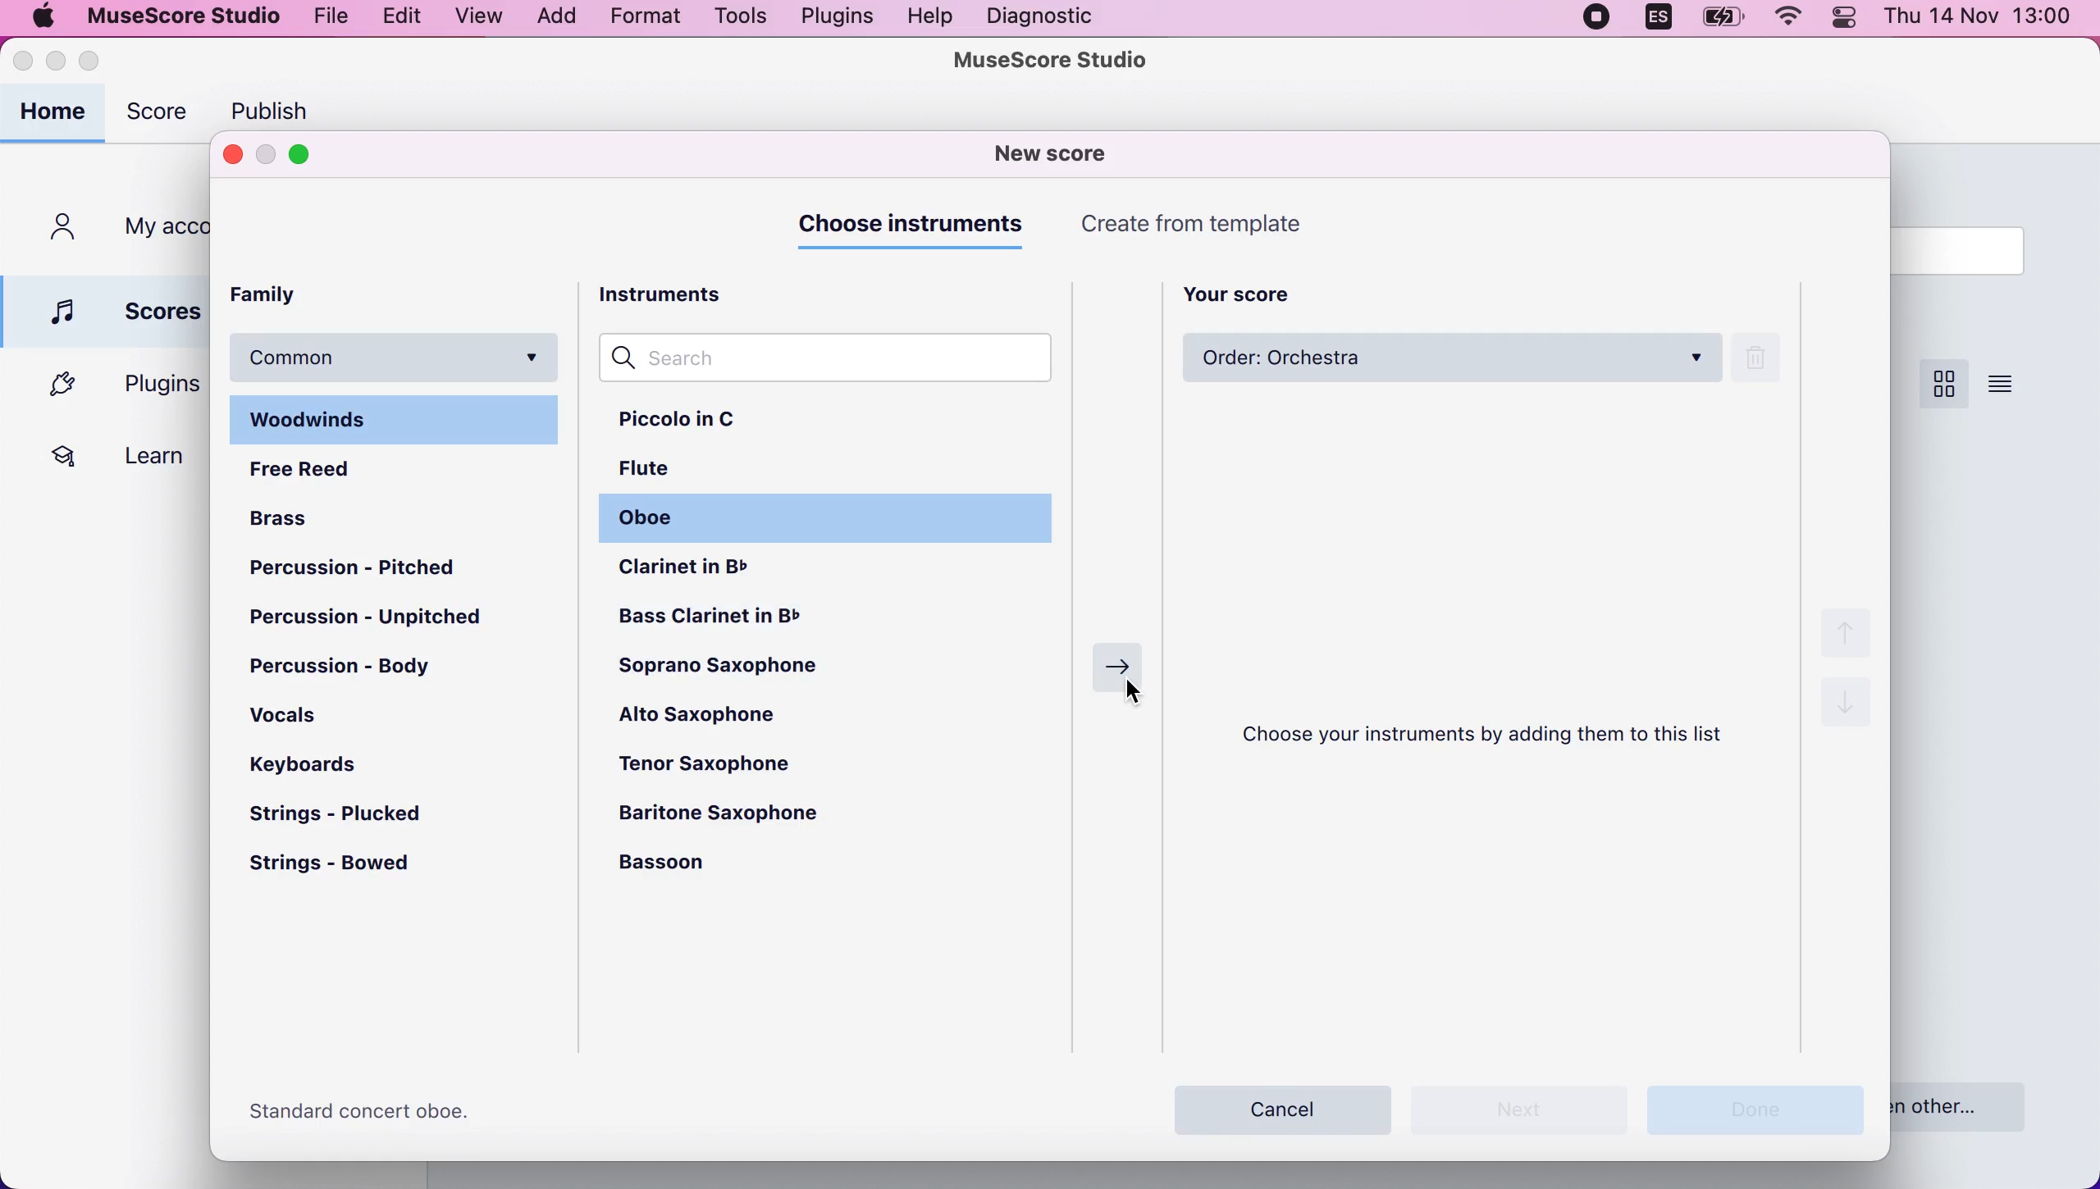 Image resolution: width=2100 pixels, height=1189 pixels. What do you see at coordinates (313, 467) in the screenshot?
I see `free reed` at bounding box center [313, 467].